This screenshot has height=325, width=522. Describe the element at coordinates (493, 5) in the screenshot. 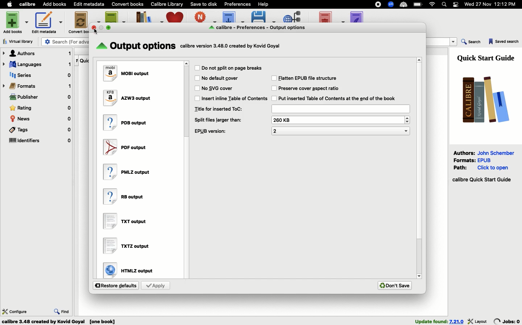

I see `Date` at that location.